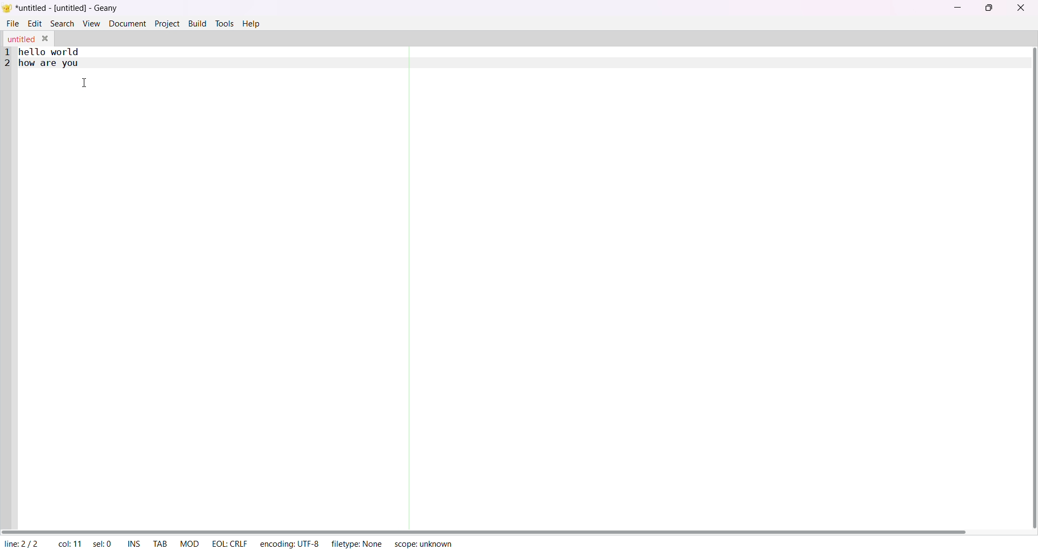  What do you see at coordinates (63, 23) in the screenshot?
I see `search` at bounding box center [63, 23].